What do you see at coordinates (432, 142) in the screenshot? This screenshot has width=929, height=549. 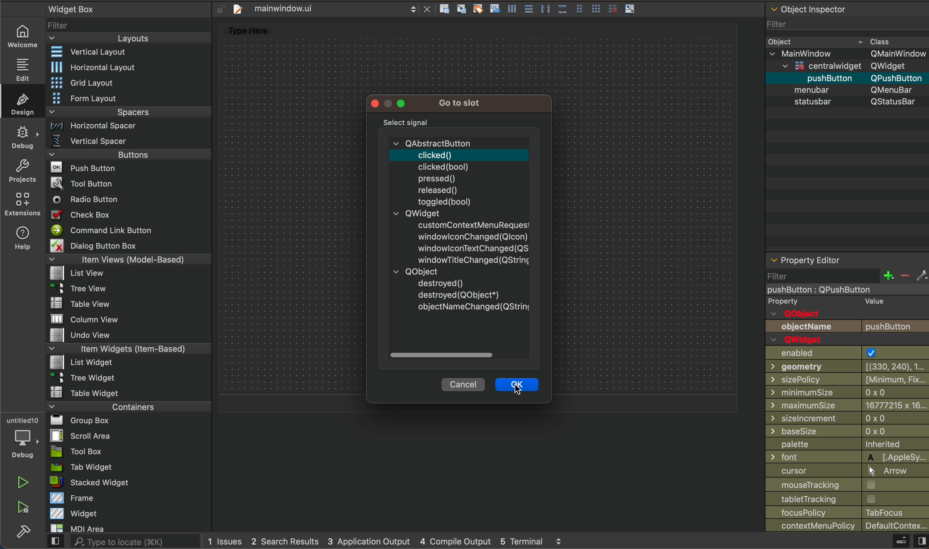 I see `QAbstractButton` at bounding box center [432, 142].